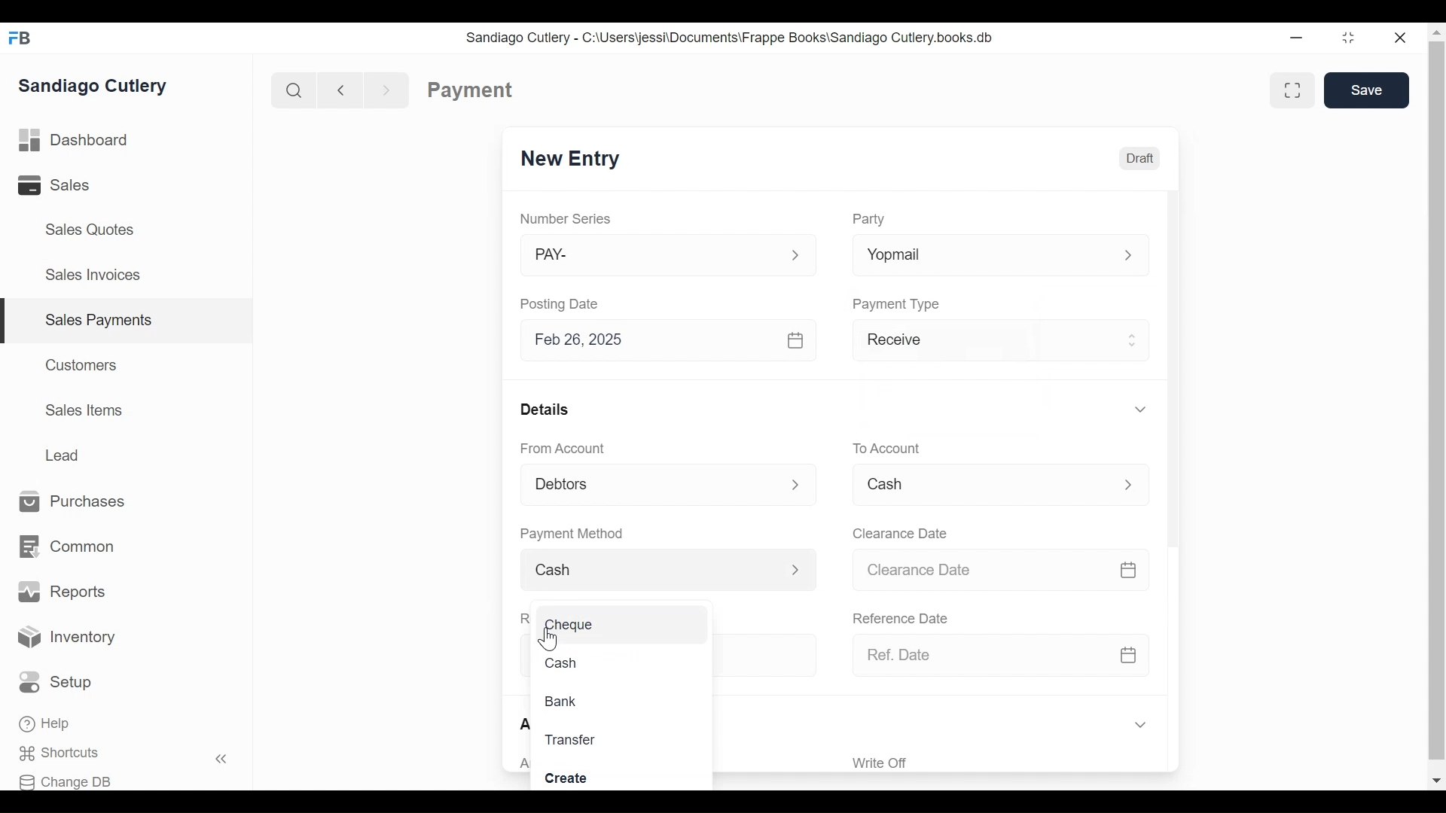 The image size is (1446, 813). What do you see at coordinates (563, 702) in the screenshot?
I see `Bank` at bounding box center [563, 702].